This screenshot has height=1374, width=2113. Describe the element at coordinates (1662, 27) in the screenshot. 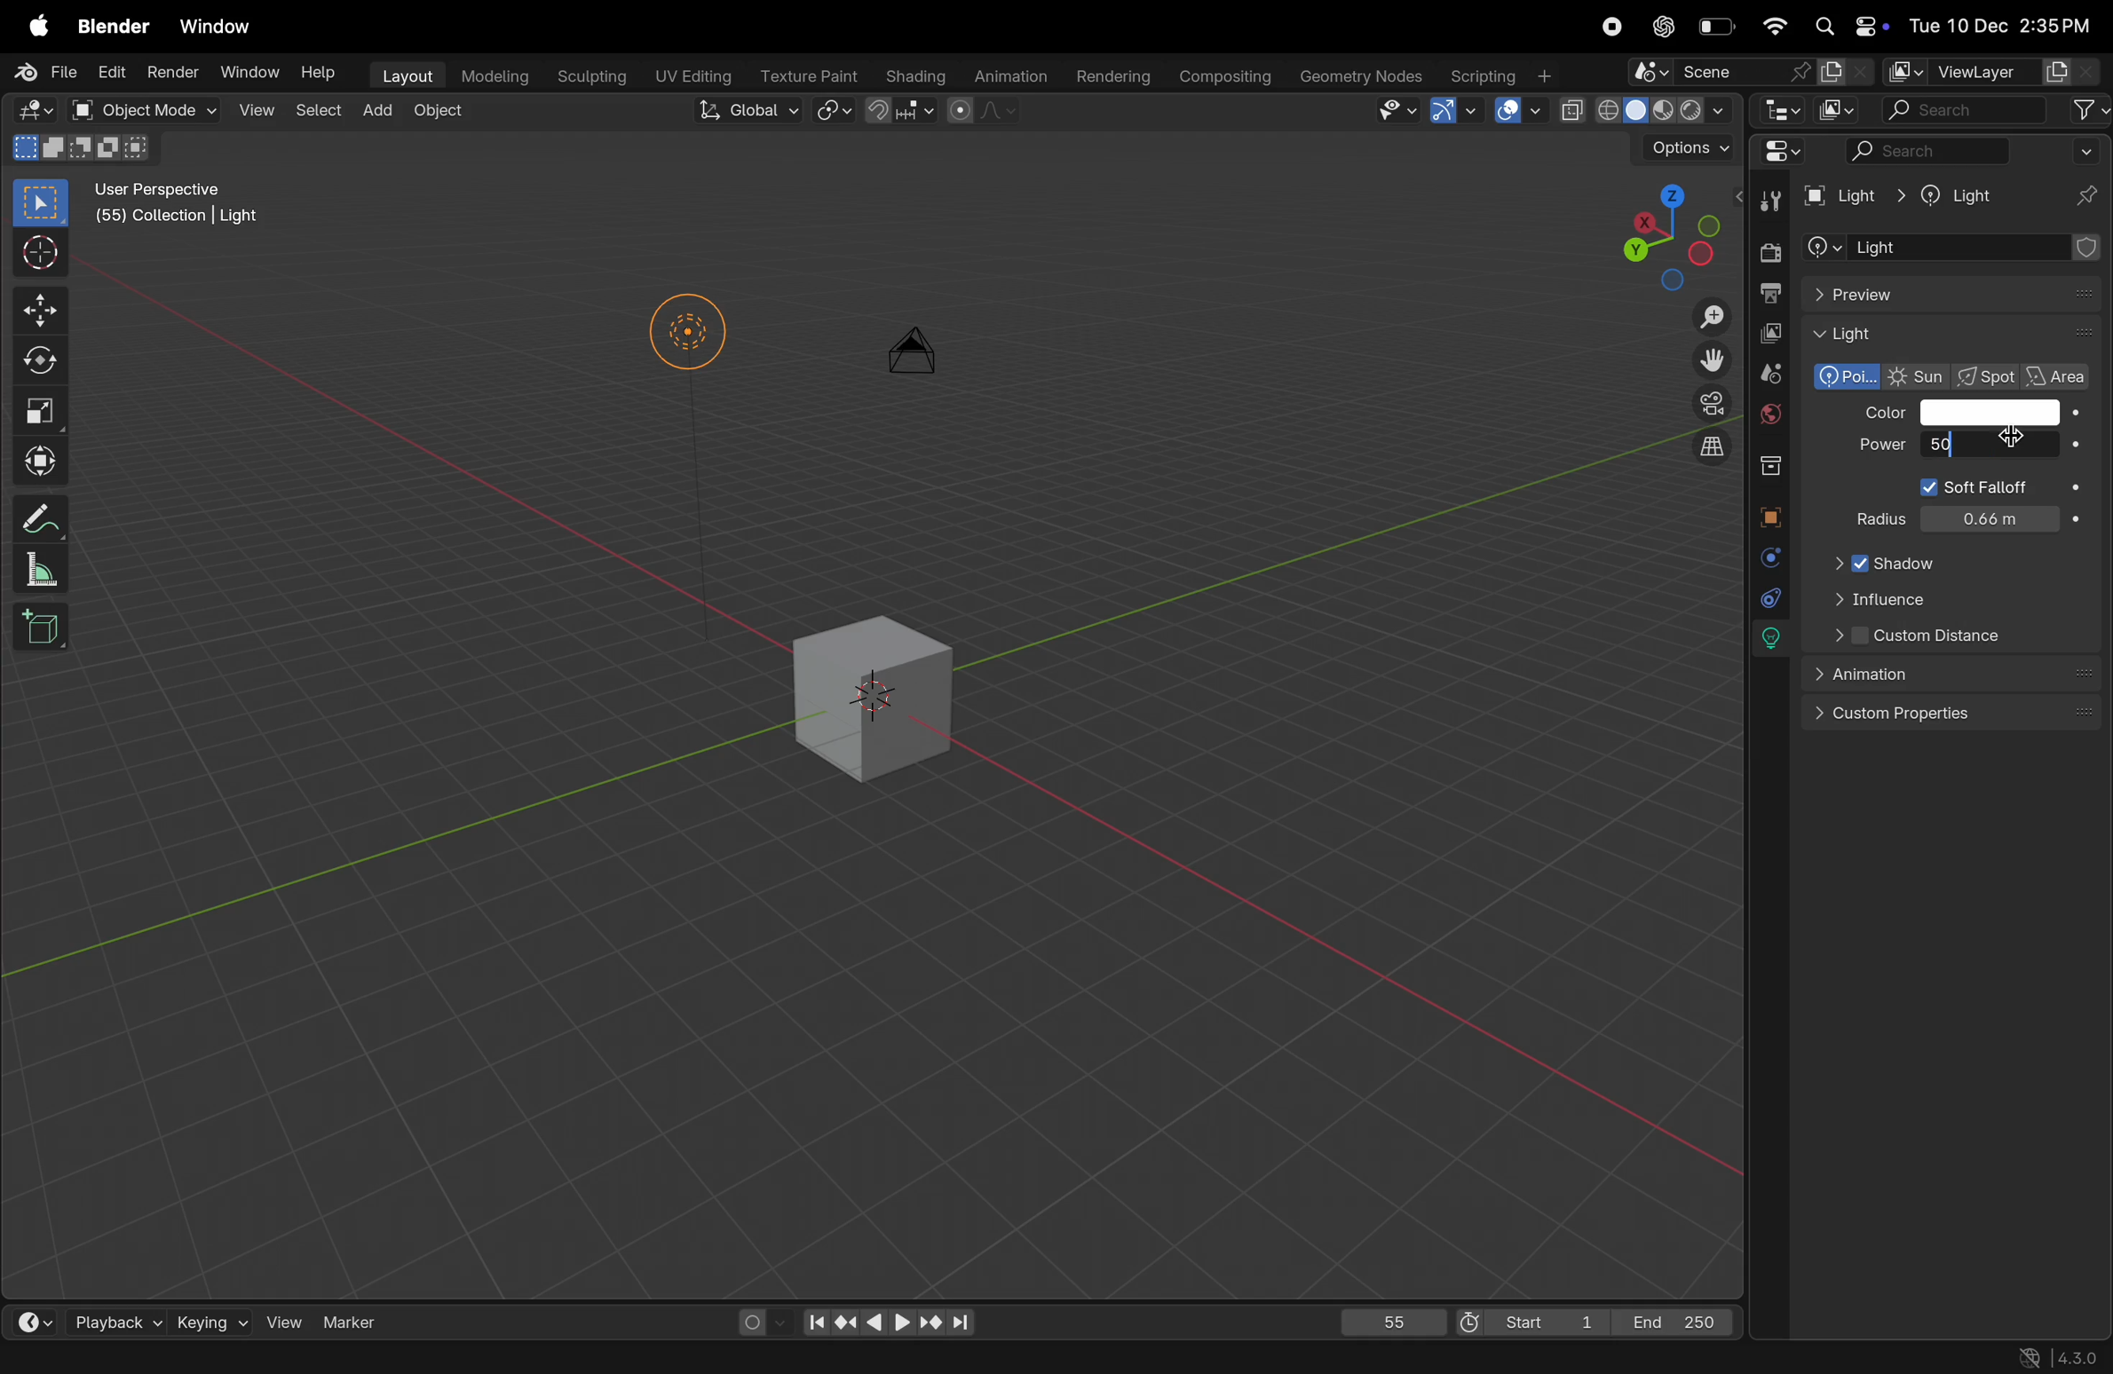

I see `cahtgpt` at that location.